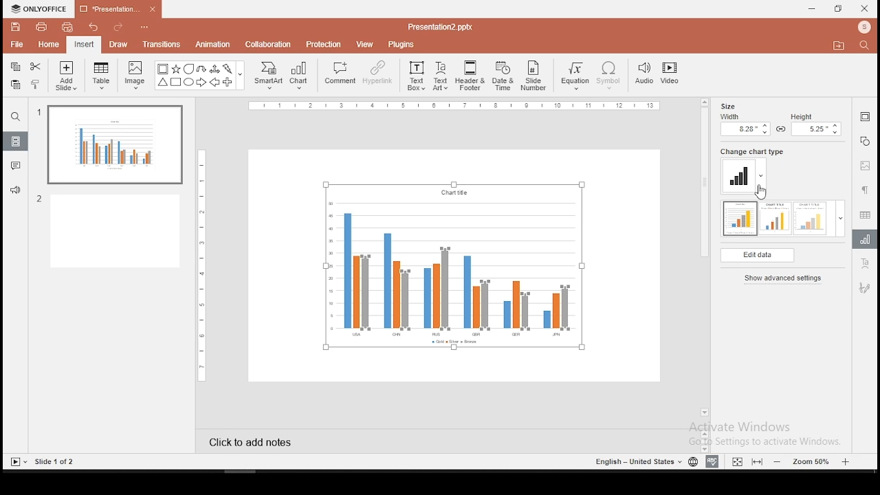 This screenshot has height=495, width=880. Describe the element at coordinates (865, 9) in the screenshot. I see `close window` at that location.